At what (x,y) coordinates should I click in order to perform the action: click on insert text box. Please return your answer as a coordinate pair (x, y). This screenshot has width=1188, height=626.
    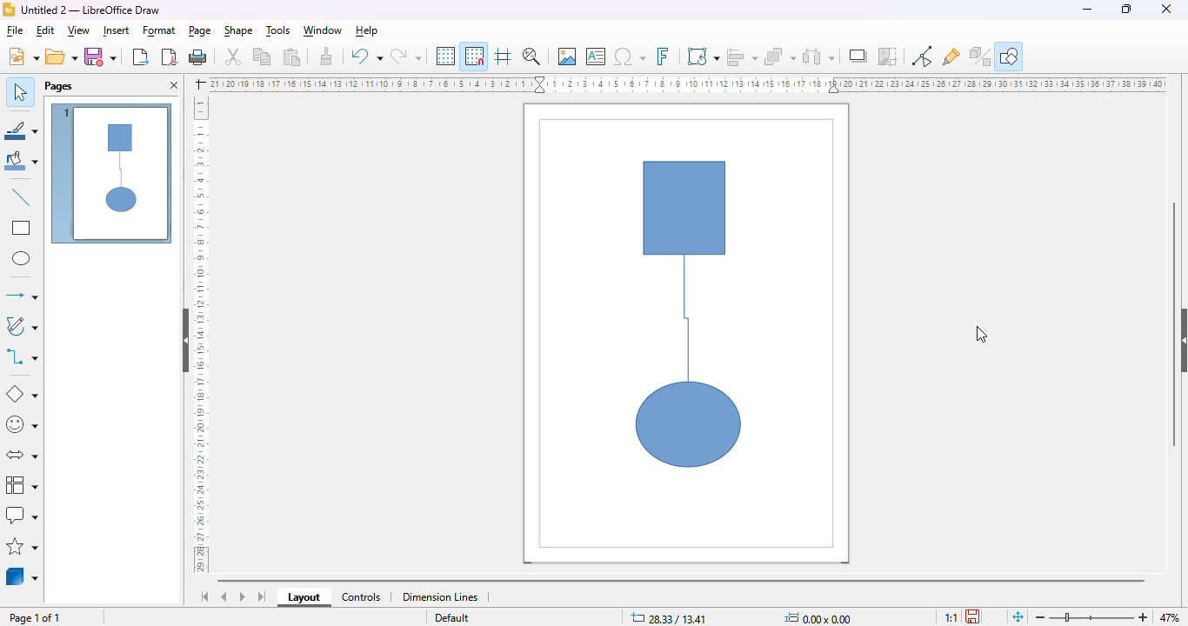
    Looking at the image, I should click on (596, 56).